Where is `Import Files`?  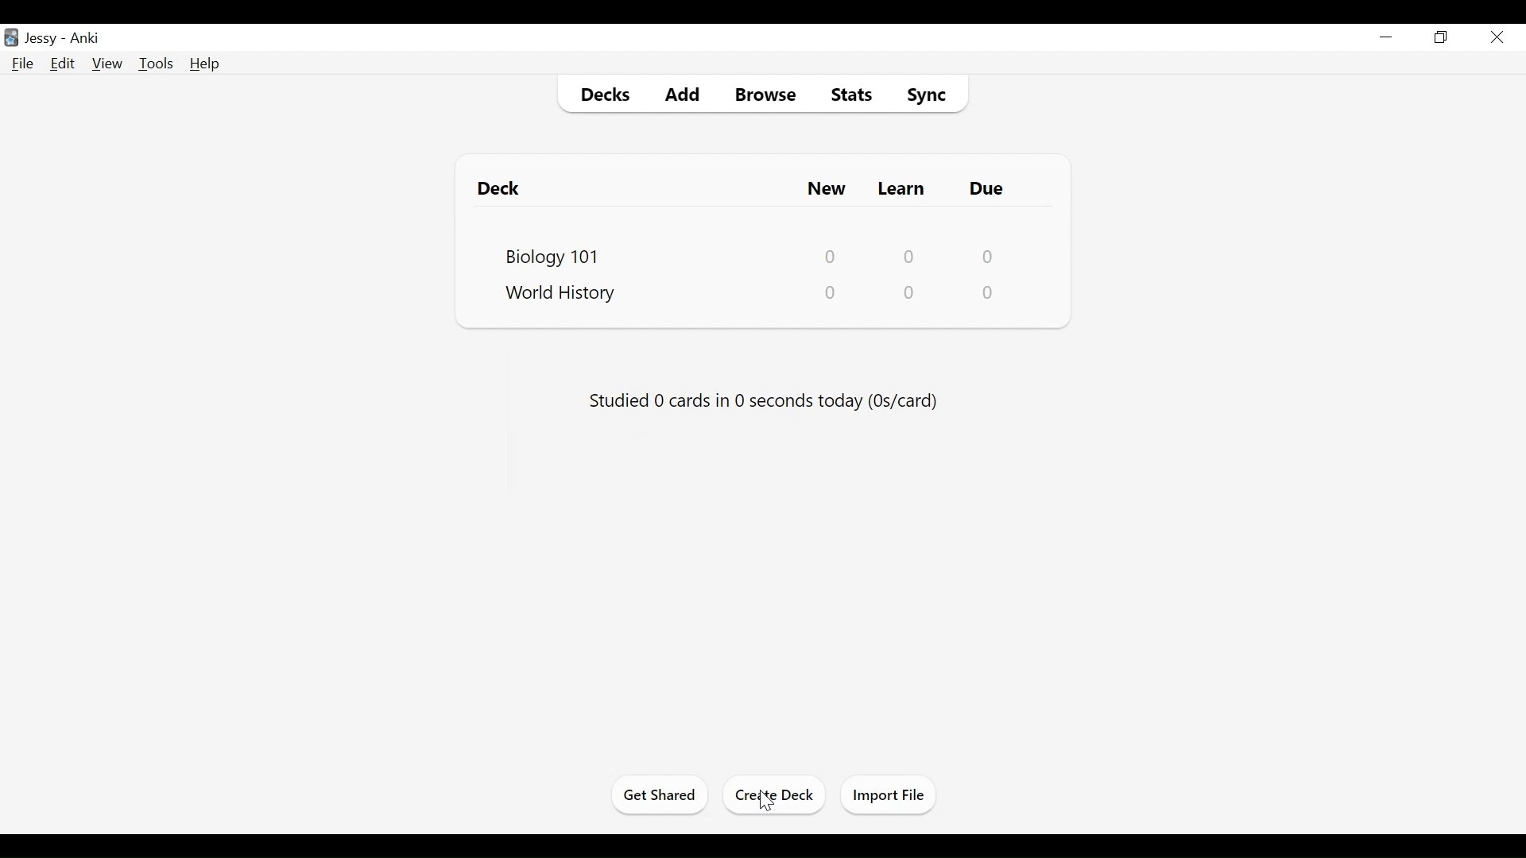
Import Files is located at coordinates (889, 794).